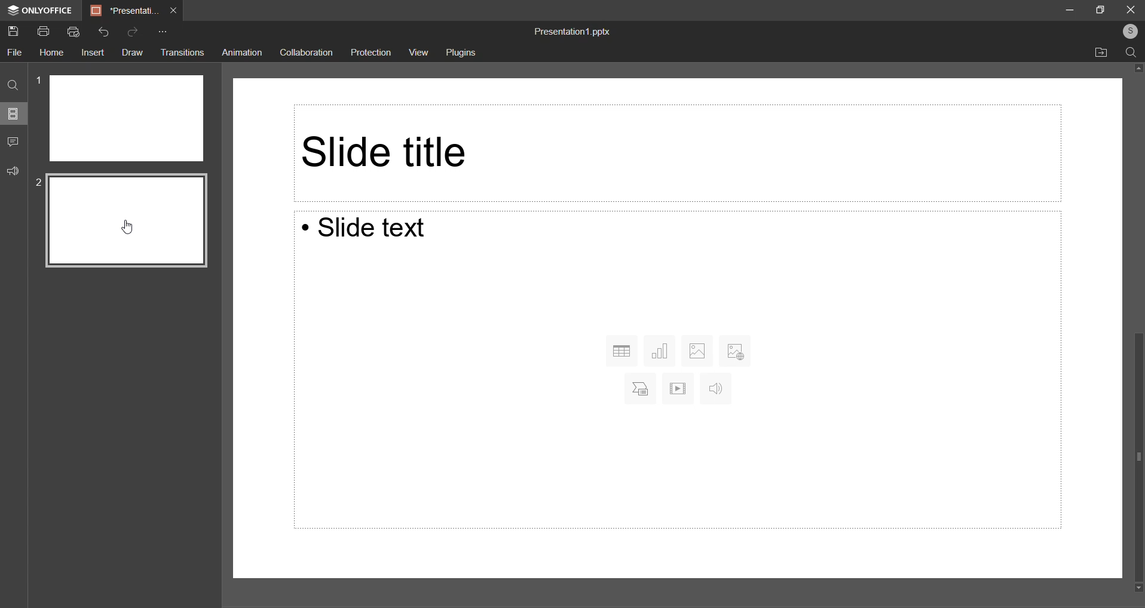  Describe the element at coordinates (571, 32) in the screenshot. I see `Presentation1.pptx` at that location.